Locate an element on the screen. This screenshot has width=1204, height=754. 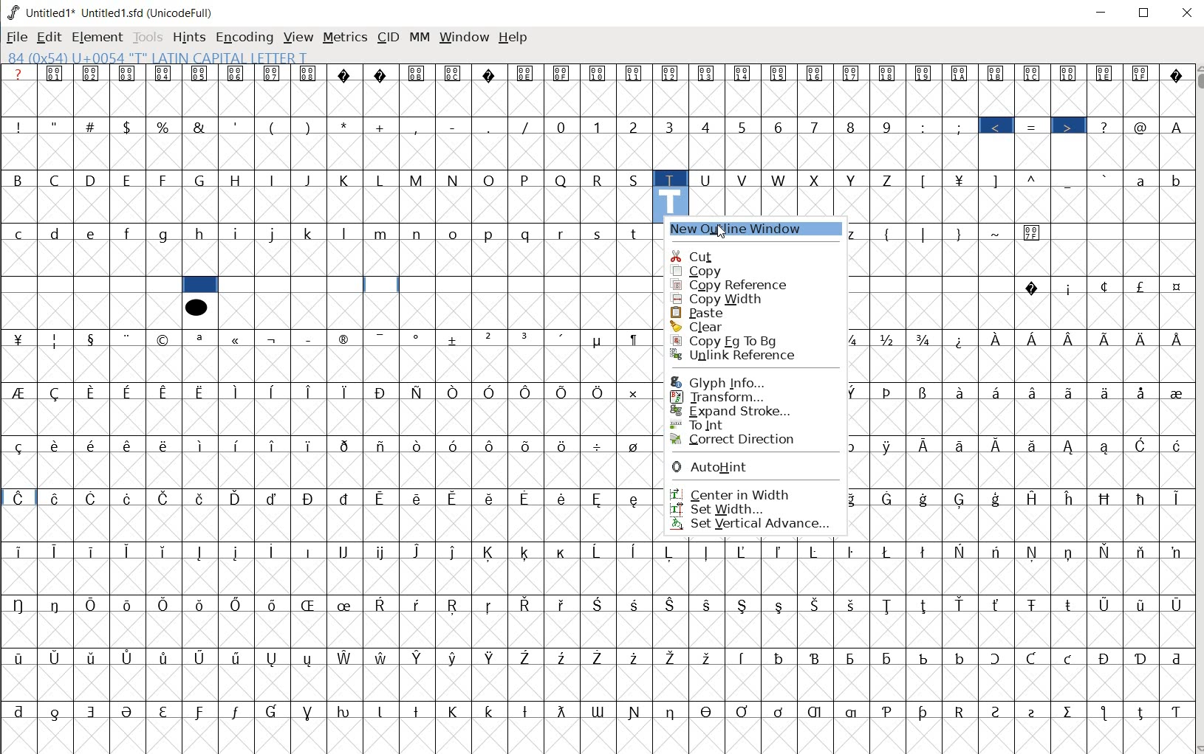
/ is located at coordinates (527, 127).